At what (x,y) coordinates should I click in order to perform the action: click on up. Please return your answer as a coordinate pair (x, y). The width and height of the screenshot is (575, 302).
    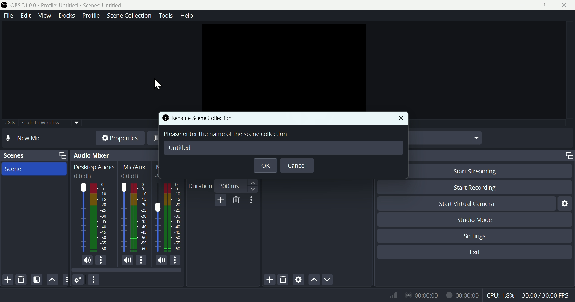
    Looking at the image, I should click on (52, 279).